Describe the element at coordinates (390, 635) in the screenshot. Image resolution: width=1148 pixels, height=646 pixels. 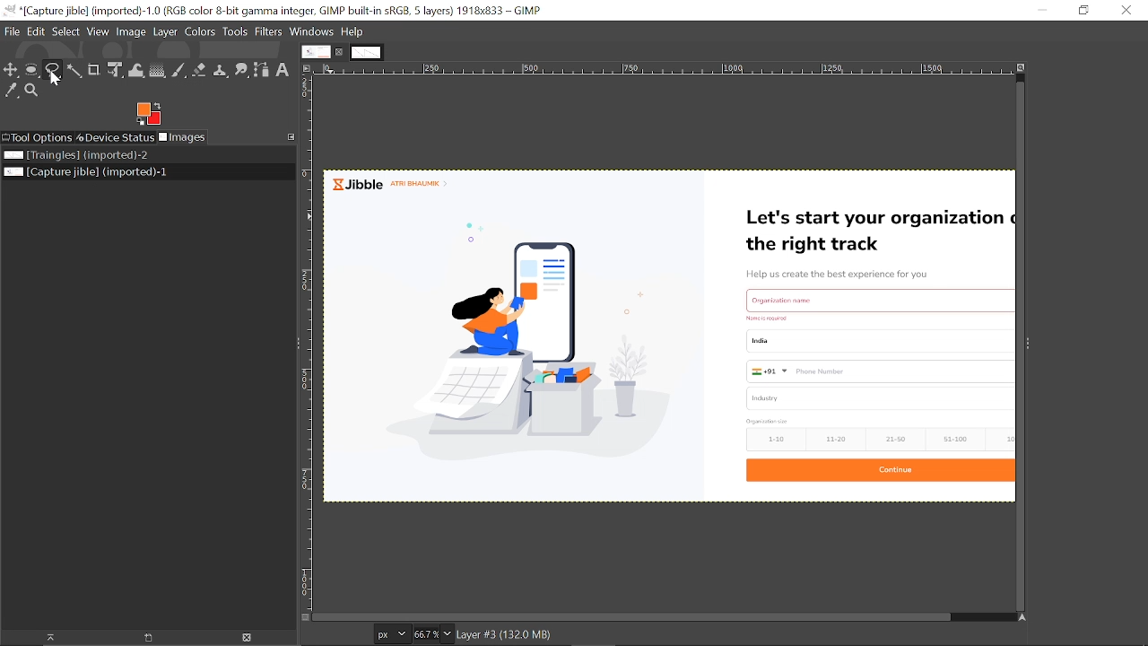
I see `Current image units` at that location.